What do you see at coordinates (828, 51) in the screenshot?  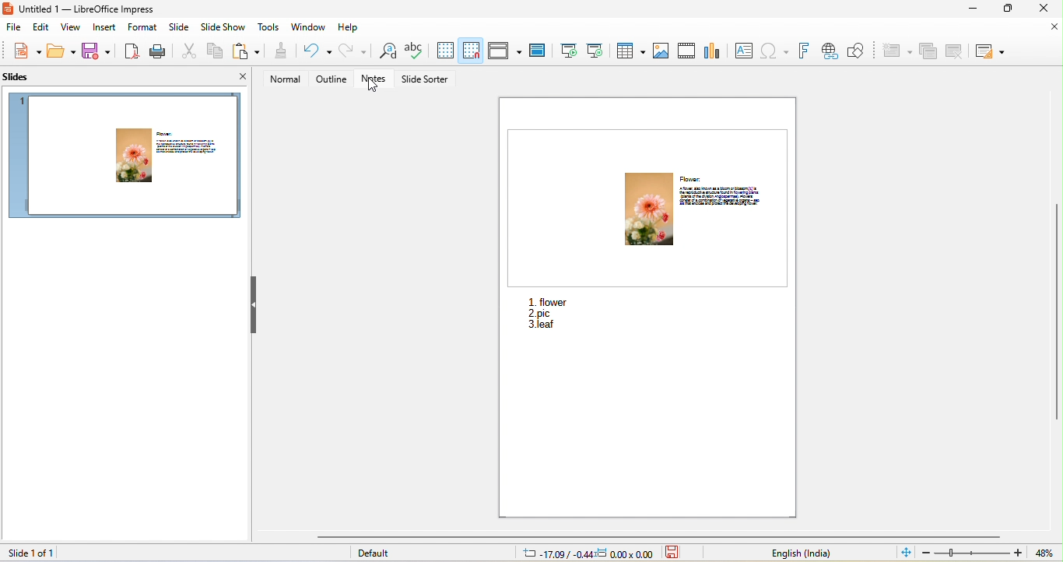 I see `hyperlink` at bounding box center [828, 51].